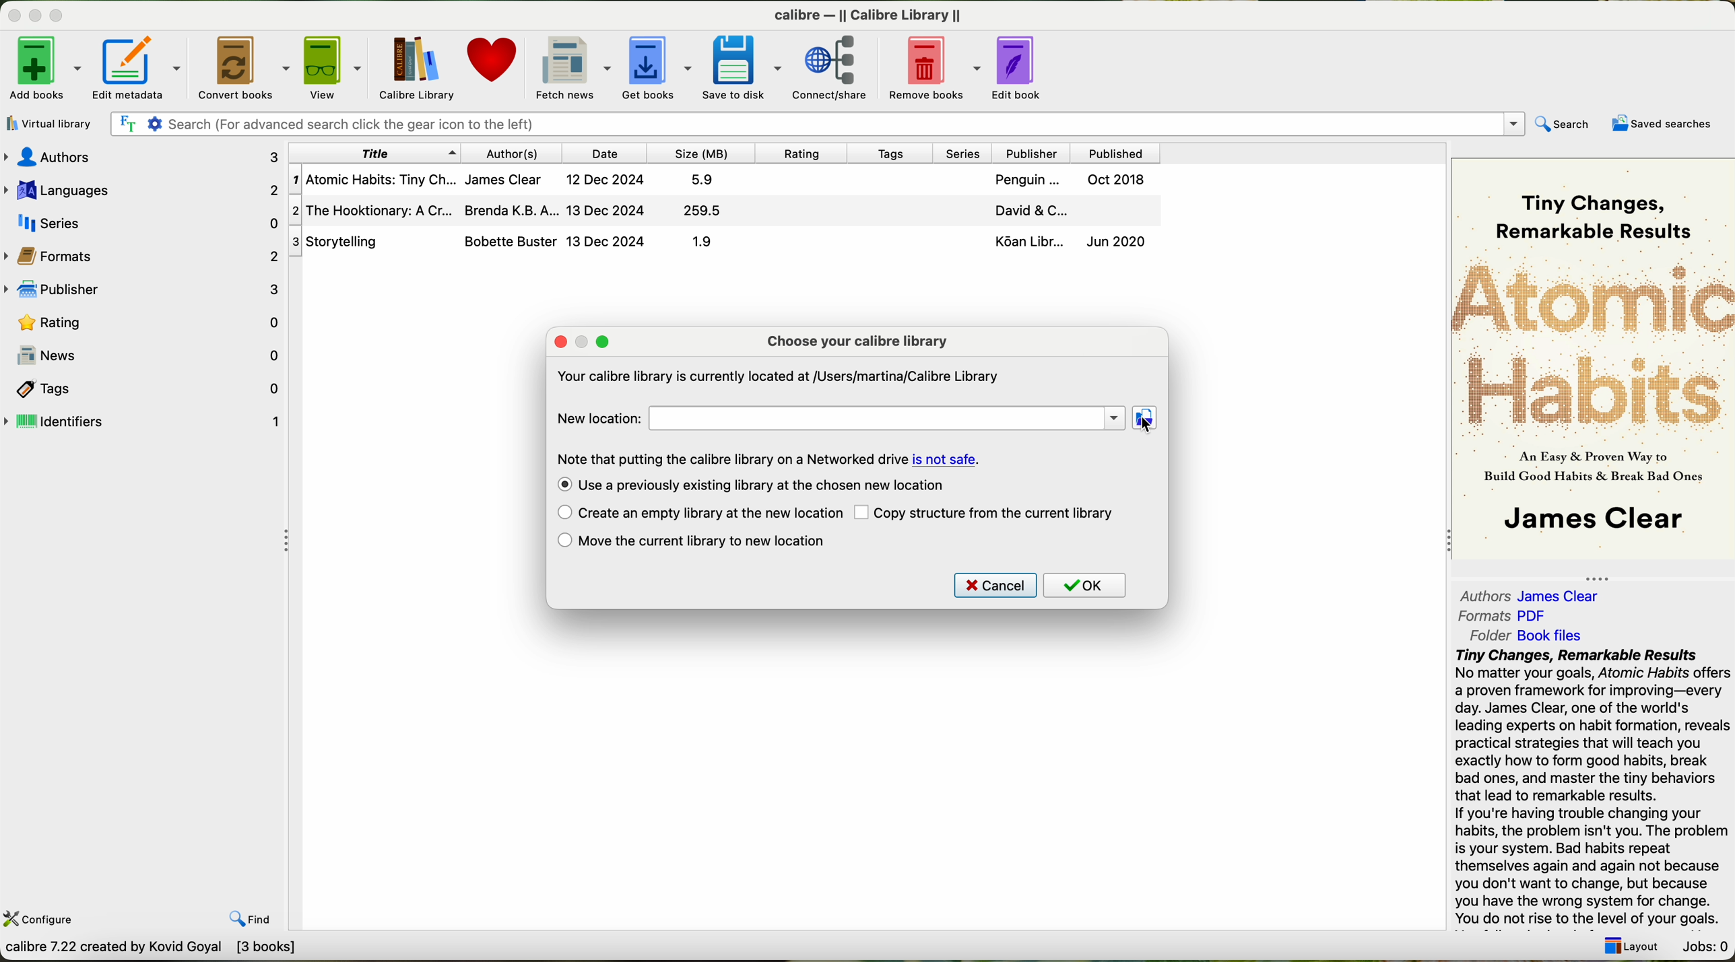  What do you see at coordinates (656, 65) in the screenshot?
I see `get books` at bounding box center [656, 65].